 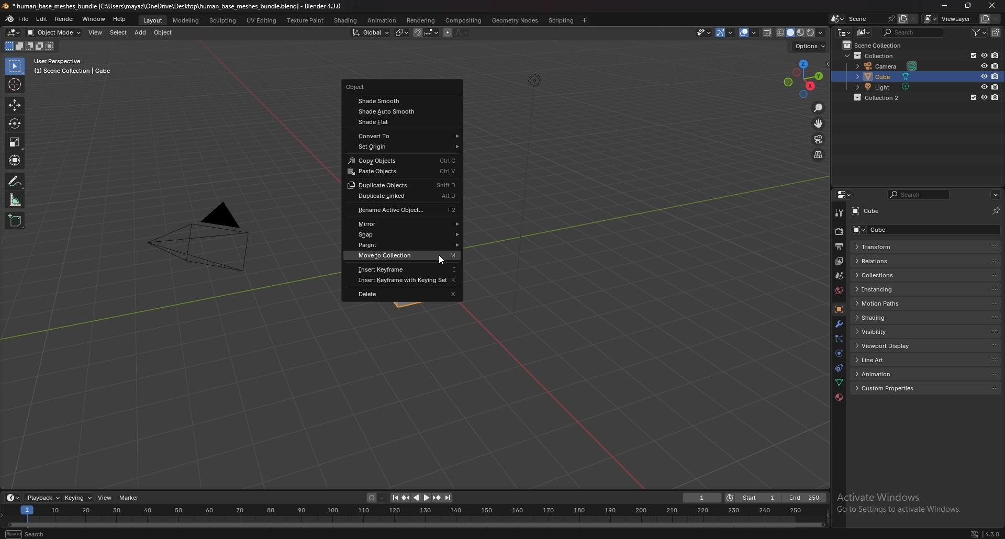 I want to click on search, so click(x=27, y=533).